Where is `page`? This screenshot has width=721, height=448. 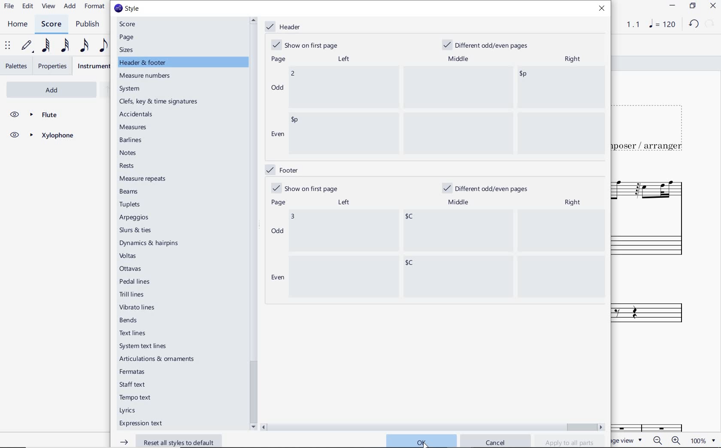 page is located at coordinates (127, 37).